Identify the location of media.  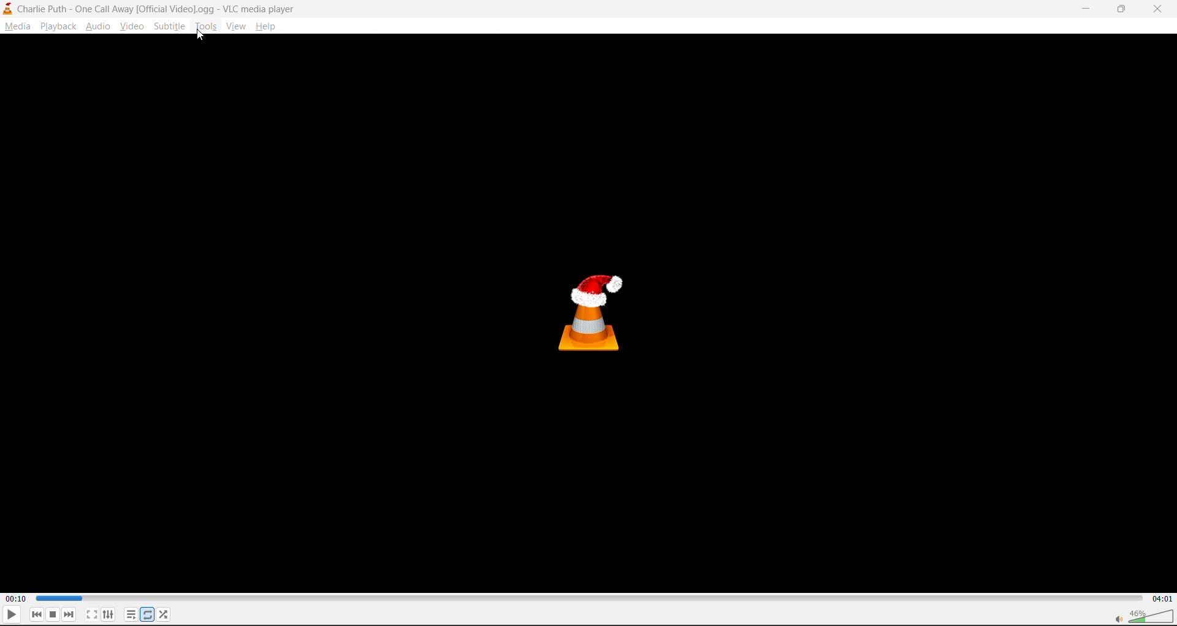
(16, 28).